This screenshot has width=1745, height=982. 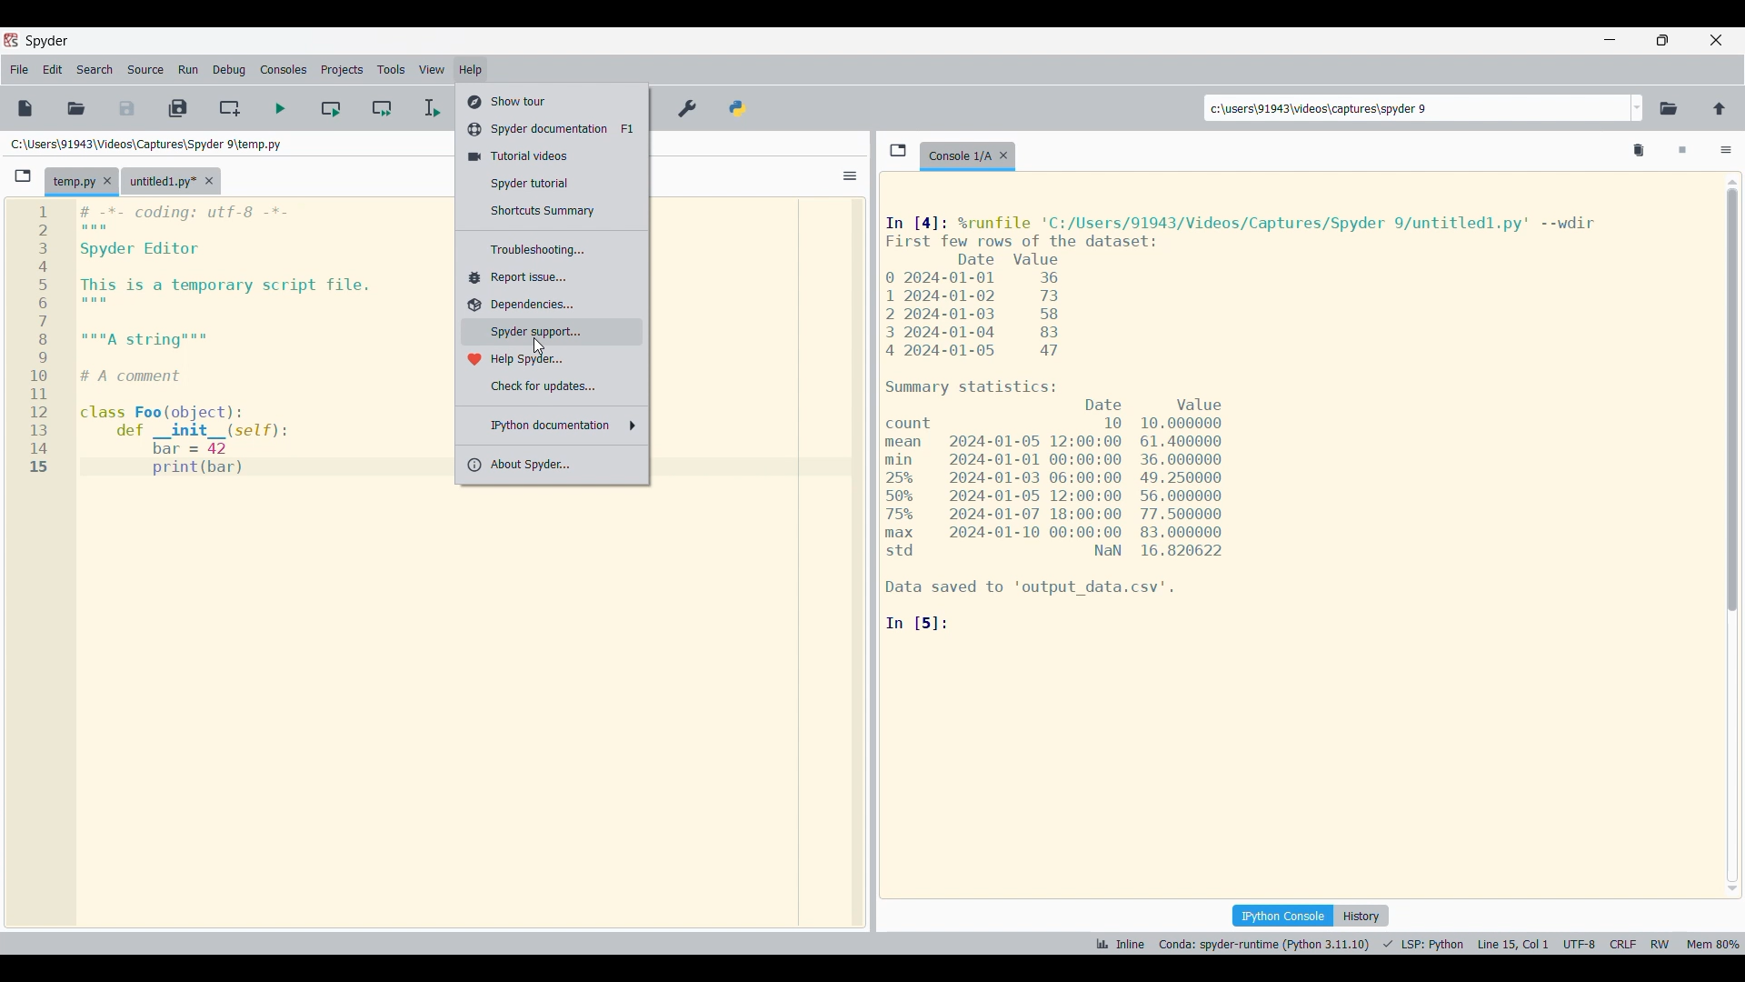 What do you see at coordinates (552, 250) in the screenshot?
I see `Troubleshooting` at bounding box center [552, 250].